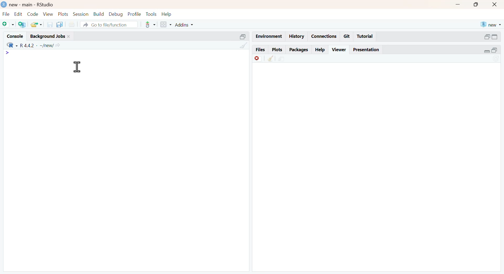  Describe the element at coordinates (60, 24) in the screenshot. I see `copy` at that location.